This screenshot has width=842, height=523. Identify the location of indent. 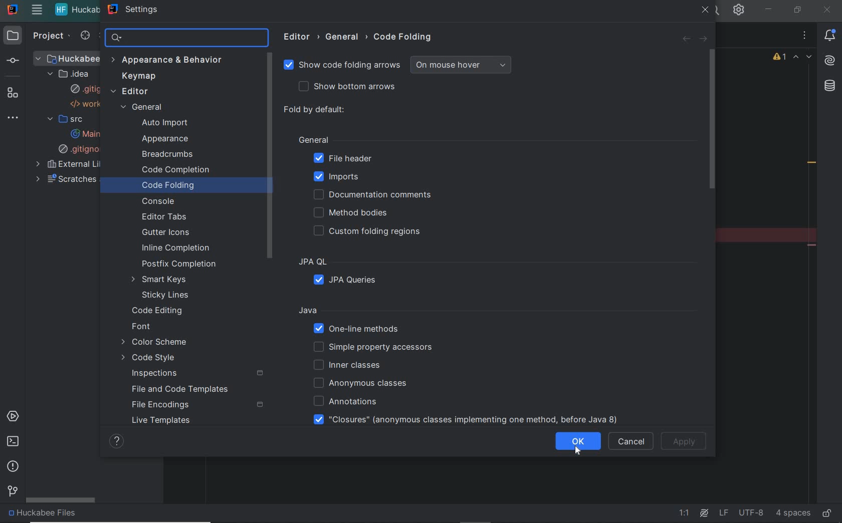
(793, 513).